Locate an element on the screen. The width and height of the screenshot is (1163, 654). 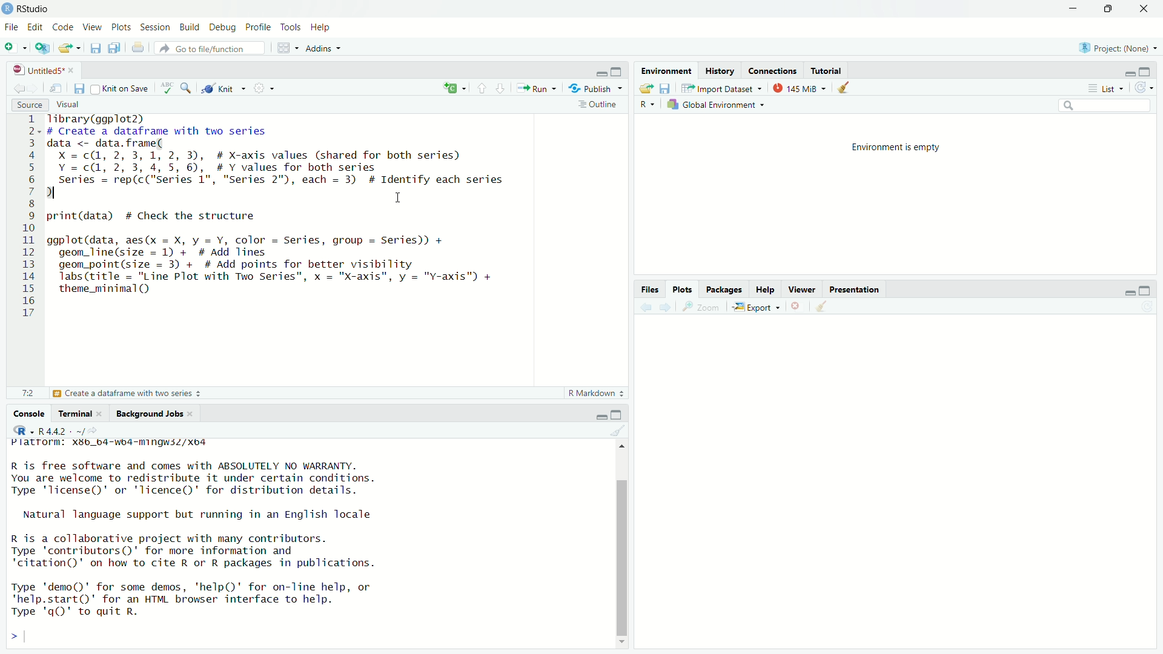
Show in new window is located at coordinates (57, 88).